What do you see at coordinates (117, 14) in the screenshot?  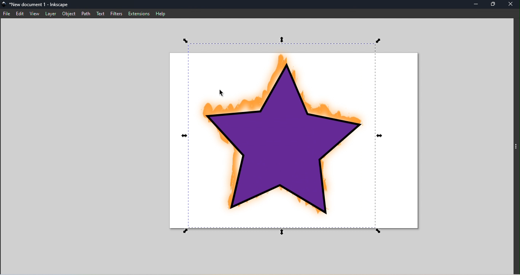 I see `Filters` at bounding box center [117, 14].